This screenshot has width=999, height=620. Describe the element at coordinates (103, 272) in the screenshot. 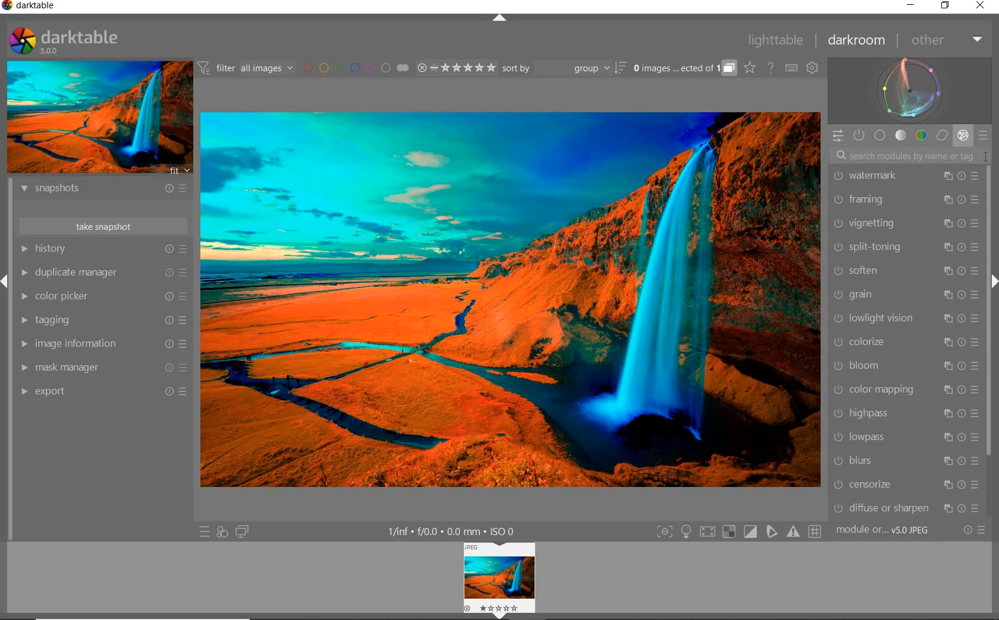

I see `duplicate manager` at that location.